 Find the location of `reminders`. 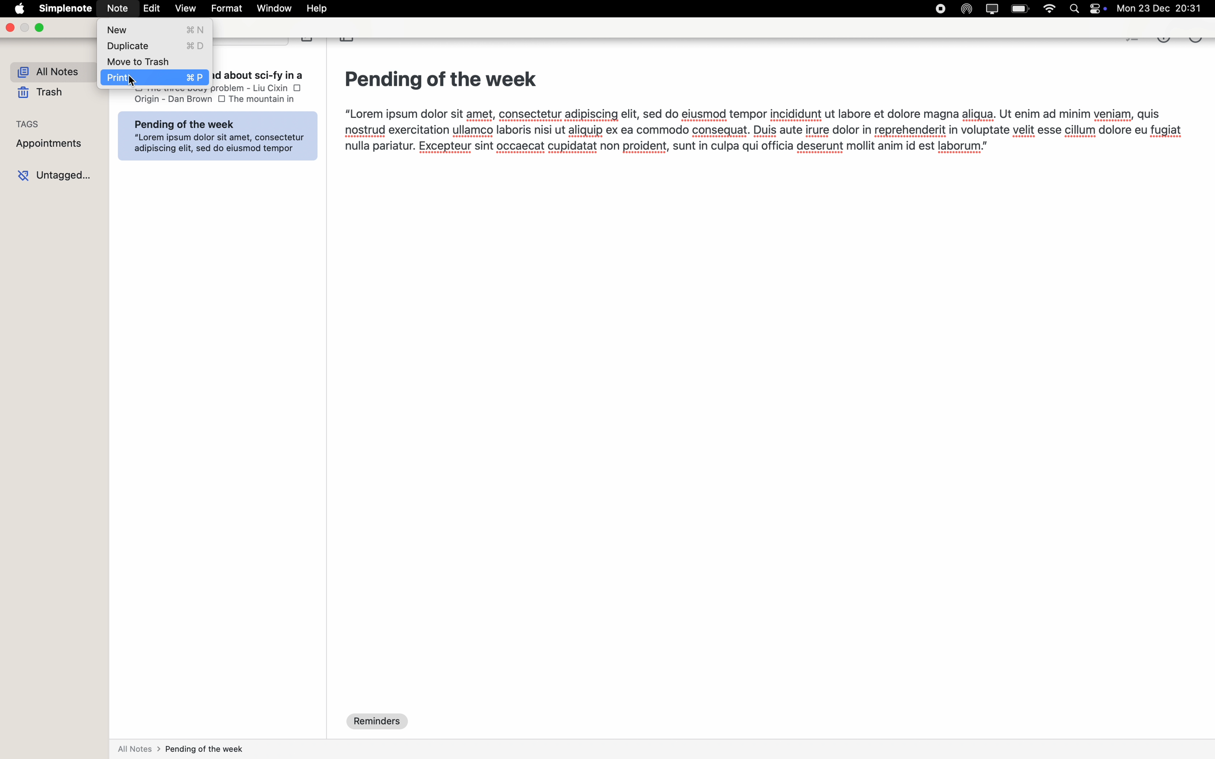

reminders is located at coordinates (378, 721).